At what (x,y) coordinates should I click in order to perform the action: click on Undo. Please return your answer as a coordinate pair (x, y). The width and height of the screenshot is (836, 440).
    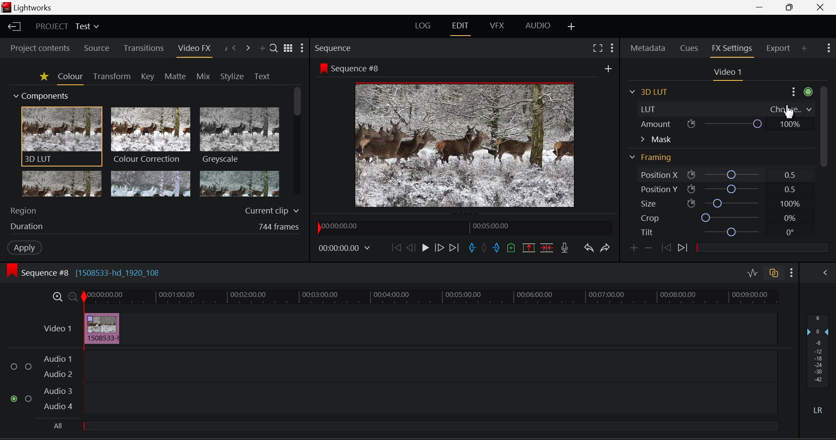
    Looking at the image, I should click on (590, 249).